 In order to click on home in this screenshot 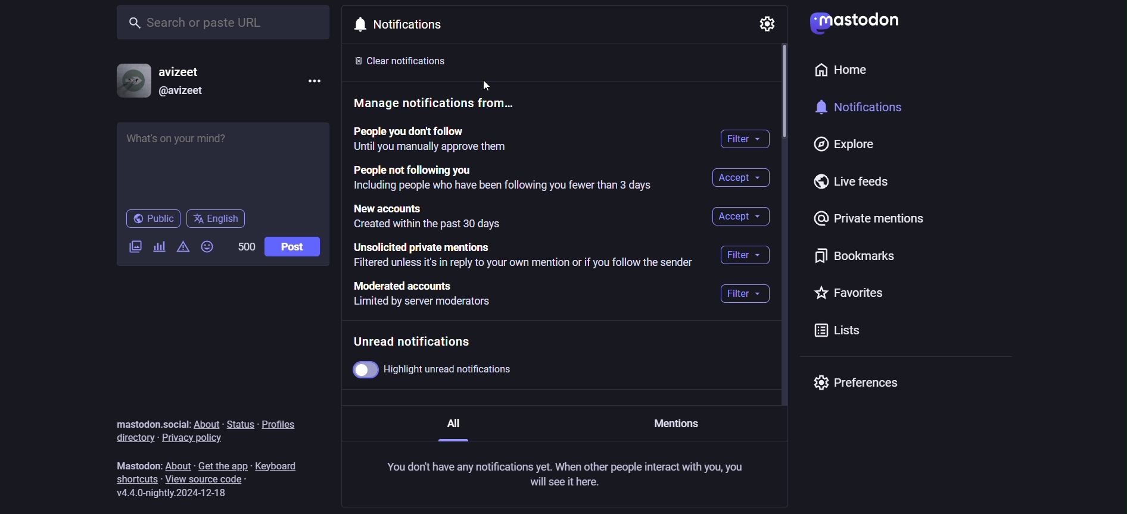, I will do `click(837, 73)`.